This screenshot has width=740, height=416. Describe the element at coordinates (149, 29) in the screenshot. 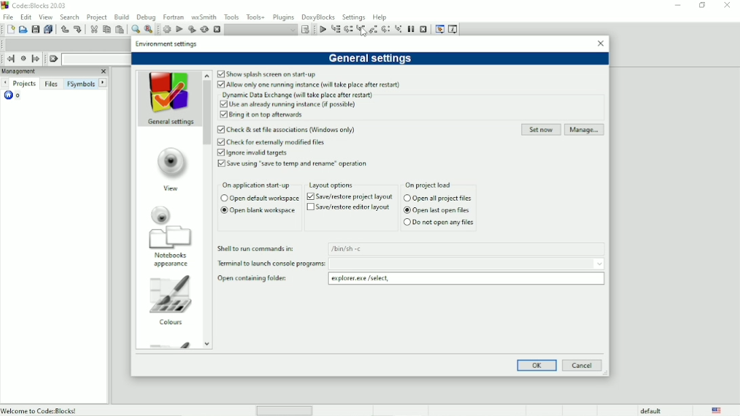

I see `Replace` at that location.